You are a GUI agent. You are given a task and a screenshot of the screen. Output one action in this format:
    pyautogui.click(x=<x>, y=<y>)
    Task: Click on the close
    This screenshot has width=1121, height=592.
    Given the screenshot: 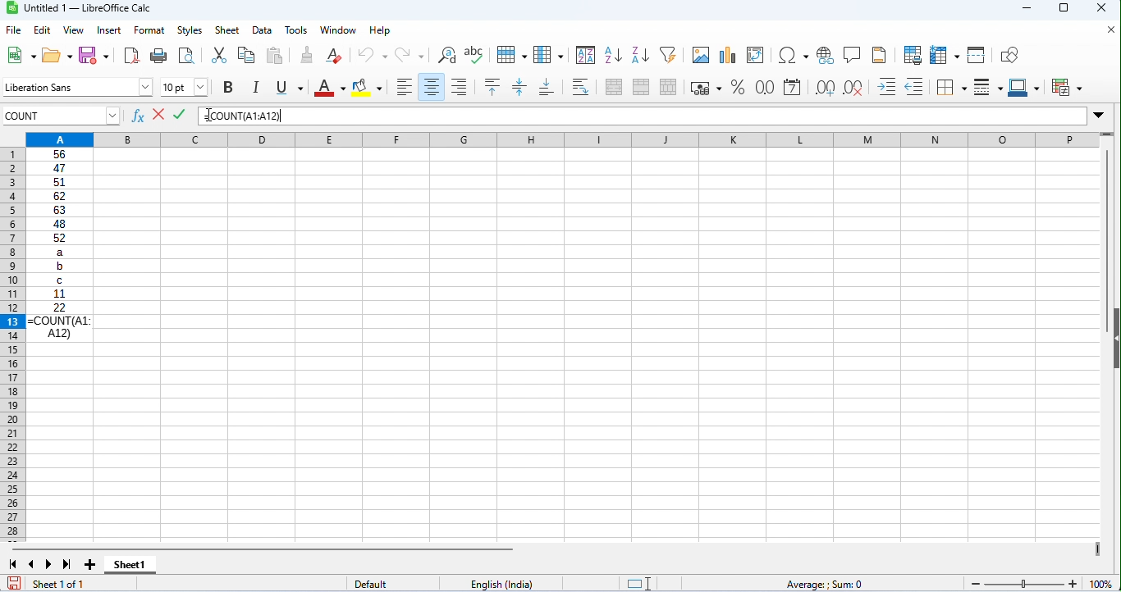 What is the action you would take?
    pyautogui.click(x=1103, y=9)
    